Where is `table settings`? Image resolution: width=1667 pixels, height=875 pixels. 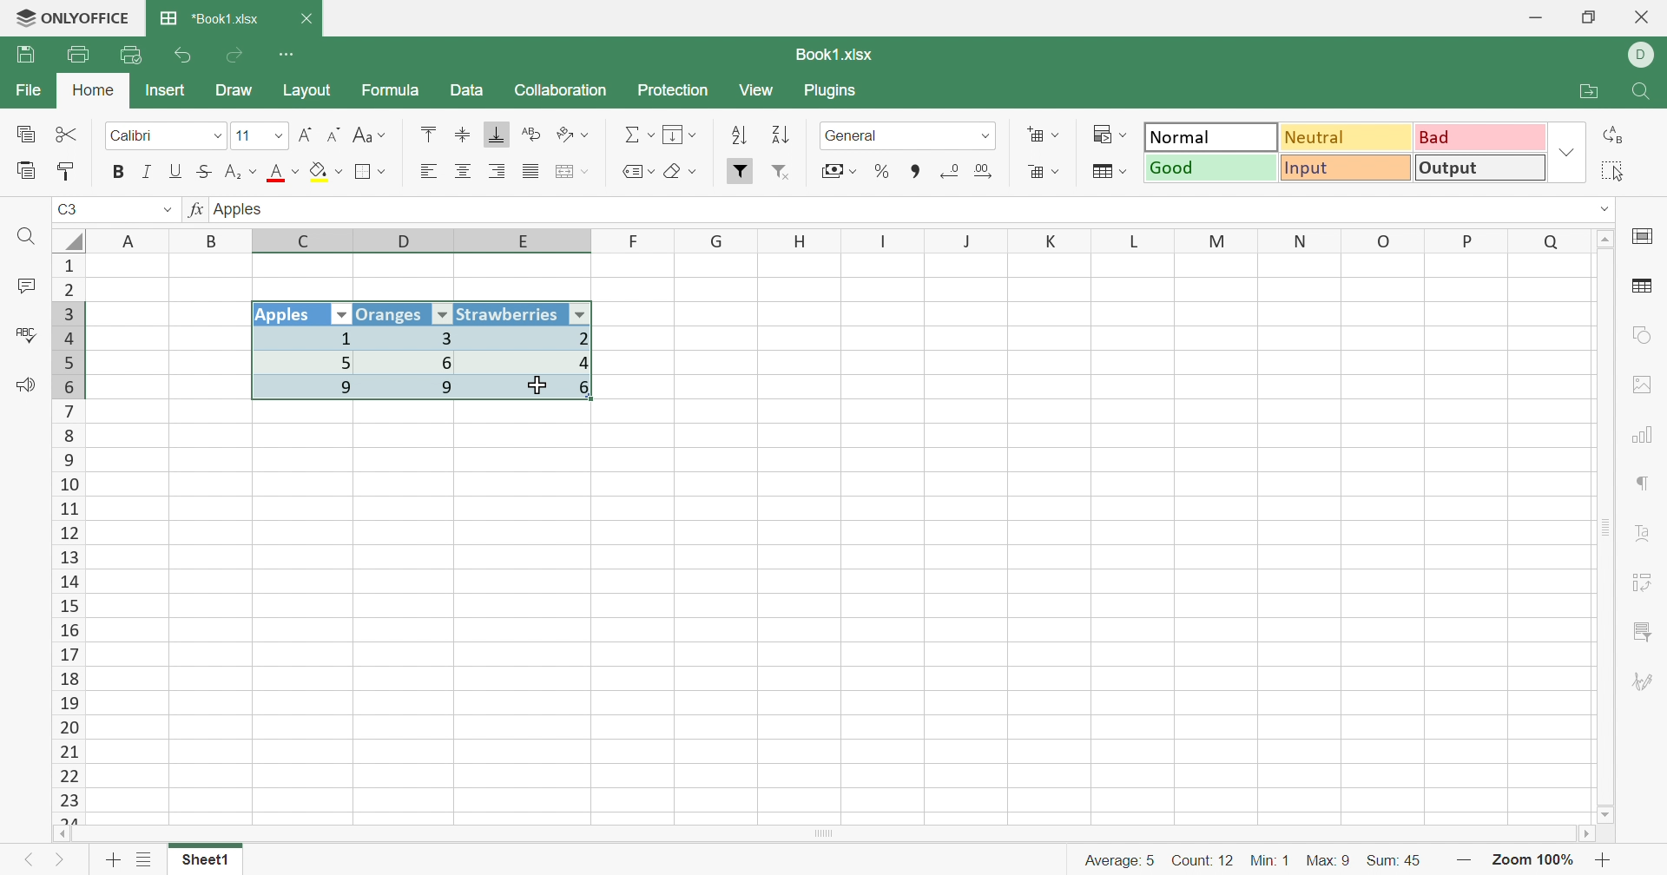
table settings is located at coordinates (1644, 288).